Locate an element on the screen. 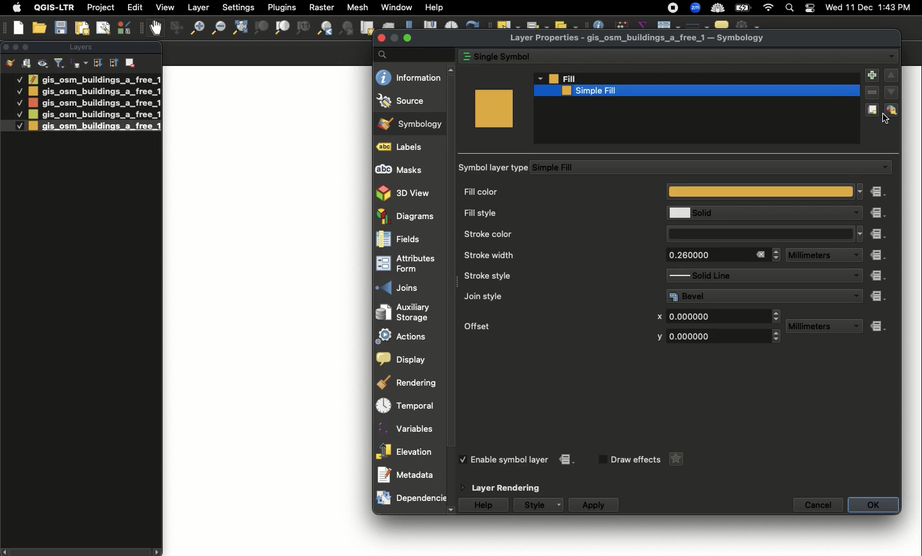  down is located at coordinates (451, 511).